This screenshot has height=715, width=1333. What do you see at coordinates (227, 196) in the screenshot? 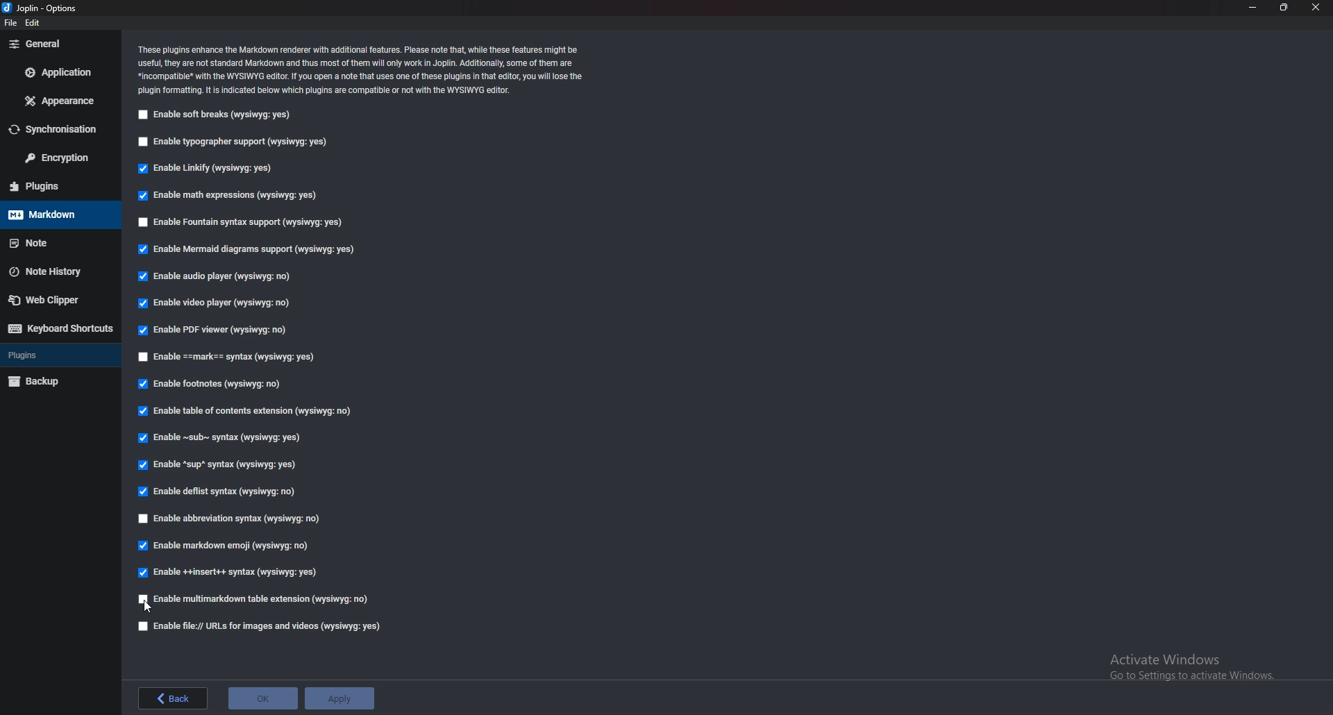
I see `Enable math expressions` at bounding box center [227, 196].